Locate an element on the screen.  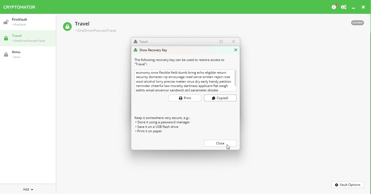
Vault is located at coordinates (23, 54).